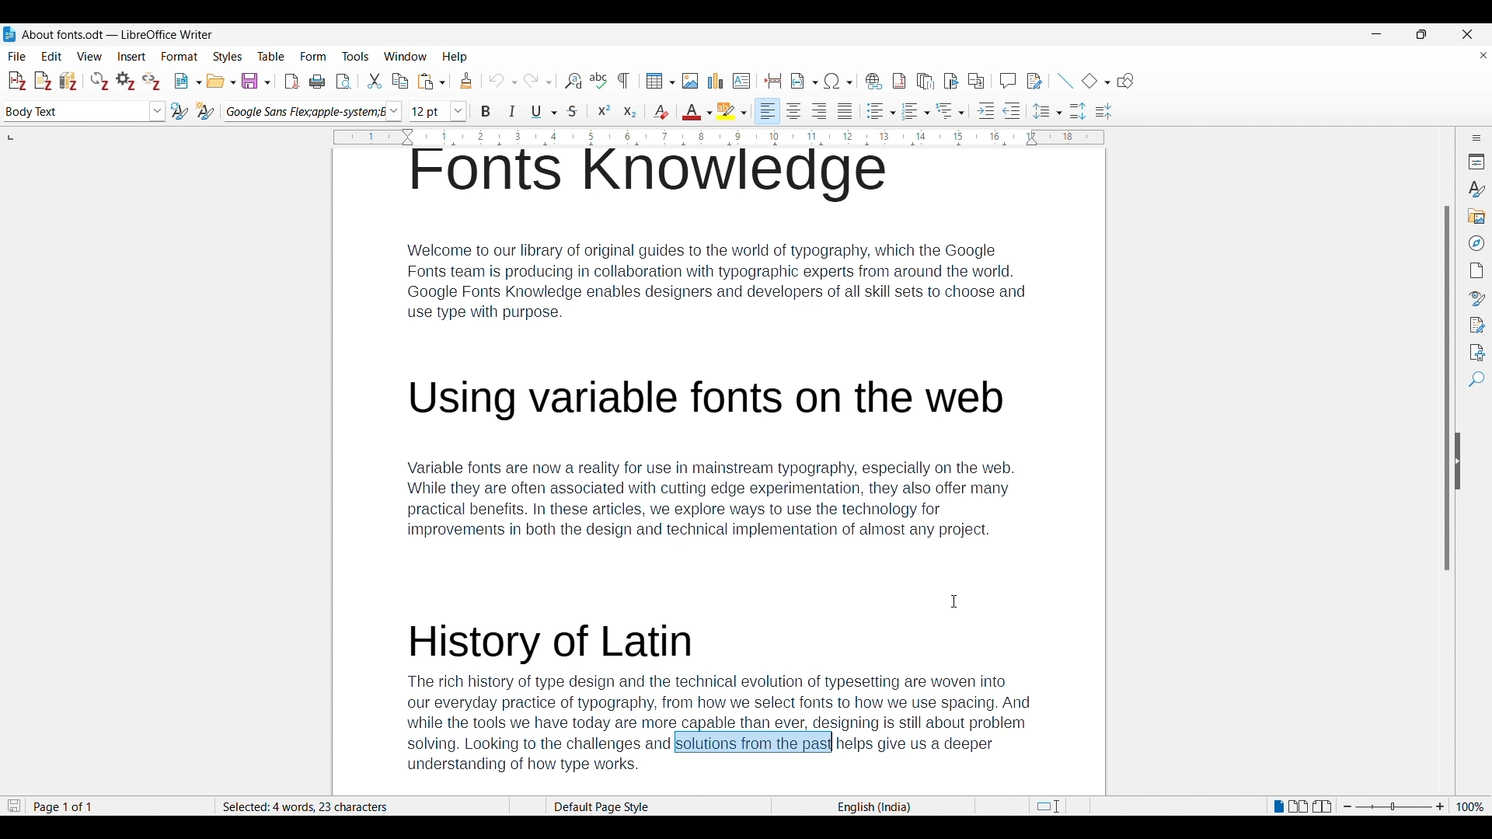 The image size is (1492, 839). I want to click on cursor, so click(957, 602).